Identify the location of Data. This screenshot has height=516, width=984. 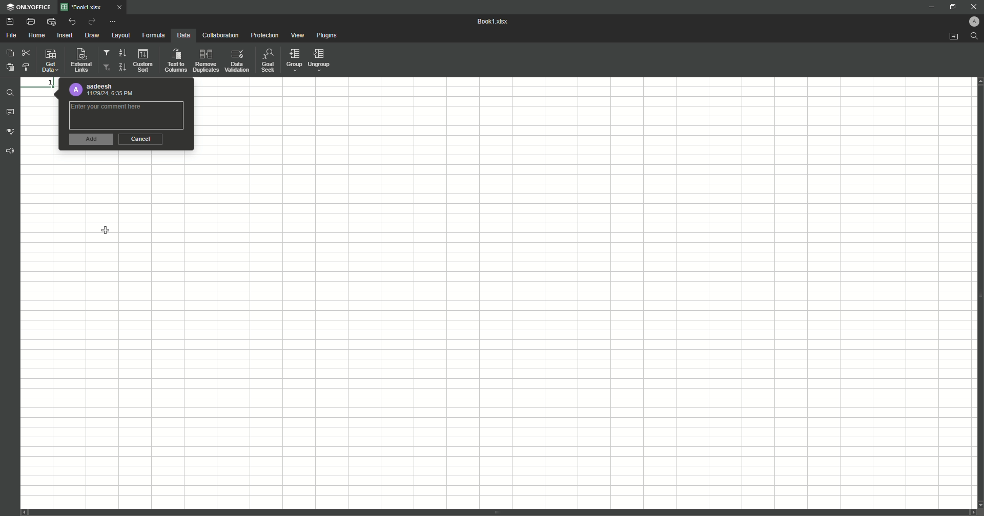
(182, 35).